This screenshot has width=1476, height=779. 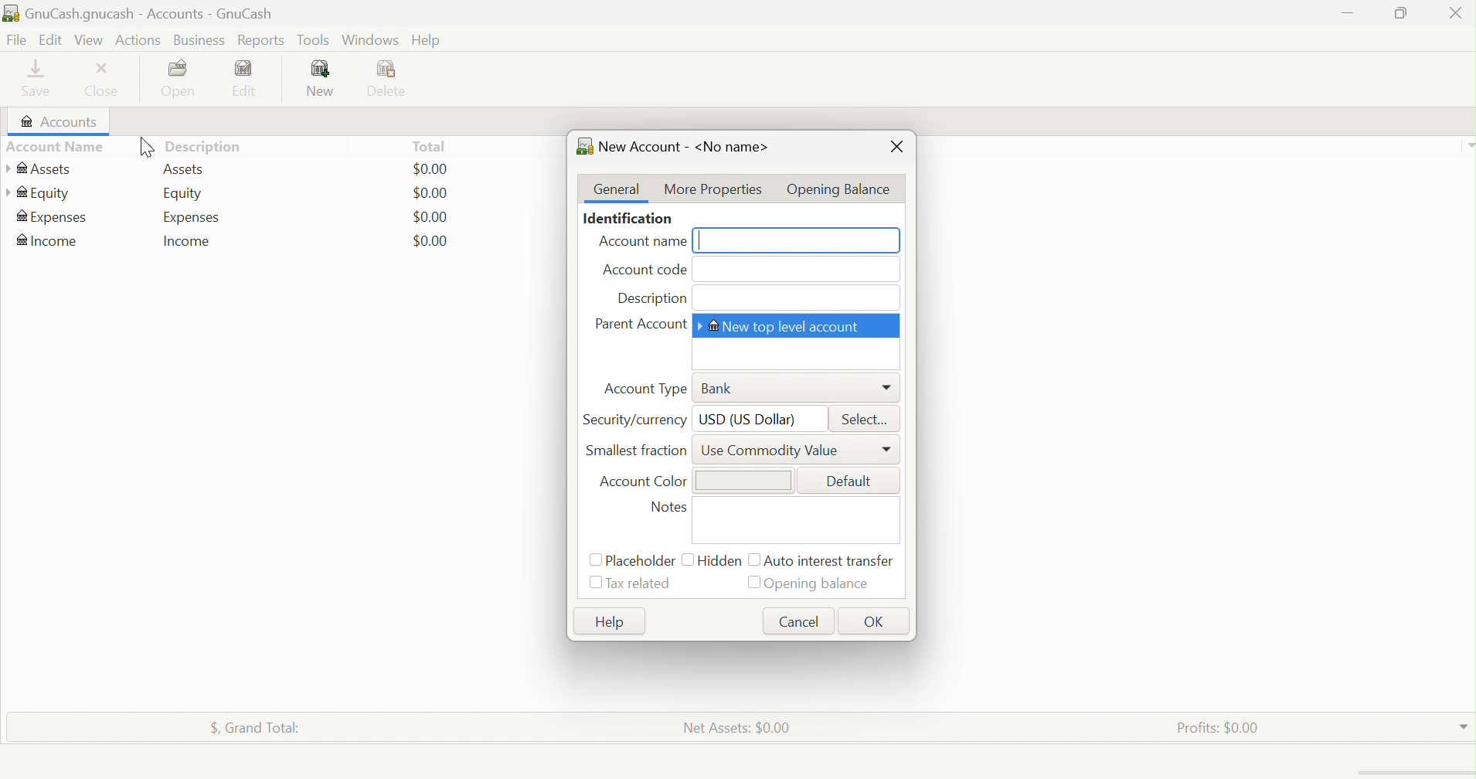 What do you see at coordinates (1398, 13) in the screenshot?
I see `Restore Down` at bounding box center [1398, 13].